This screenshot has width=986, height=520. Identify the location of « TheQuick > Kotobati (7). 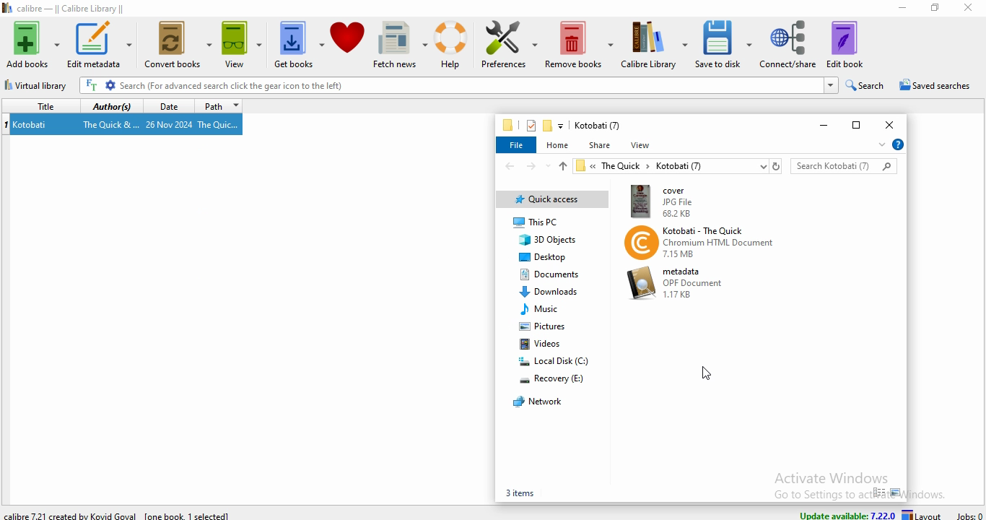
(669, 167).